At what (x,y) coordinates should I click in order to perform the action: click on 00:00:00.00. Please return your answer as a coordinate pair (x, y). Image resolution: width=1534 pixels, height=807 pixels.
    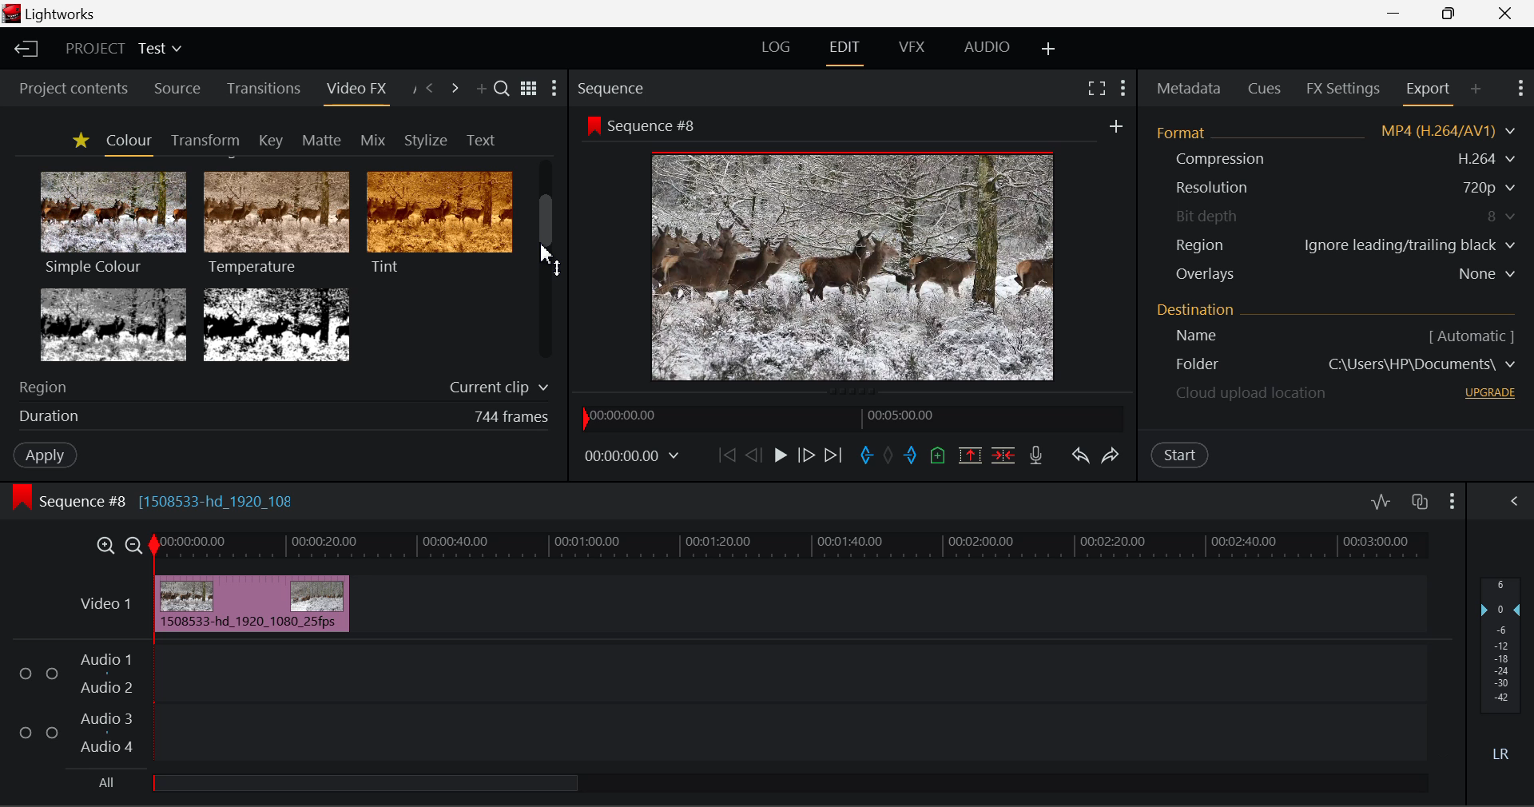
    Looking at the image, I should click on (626, 416).